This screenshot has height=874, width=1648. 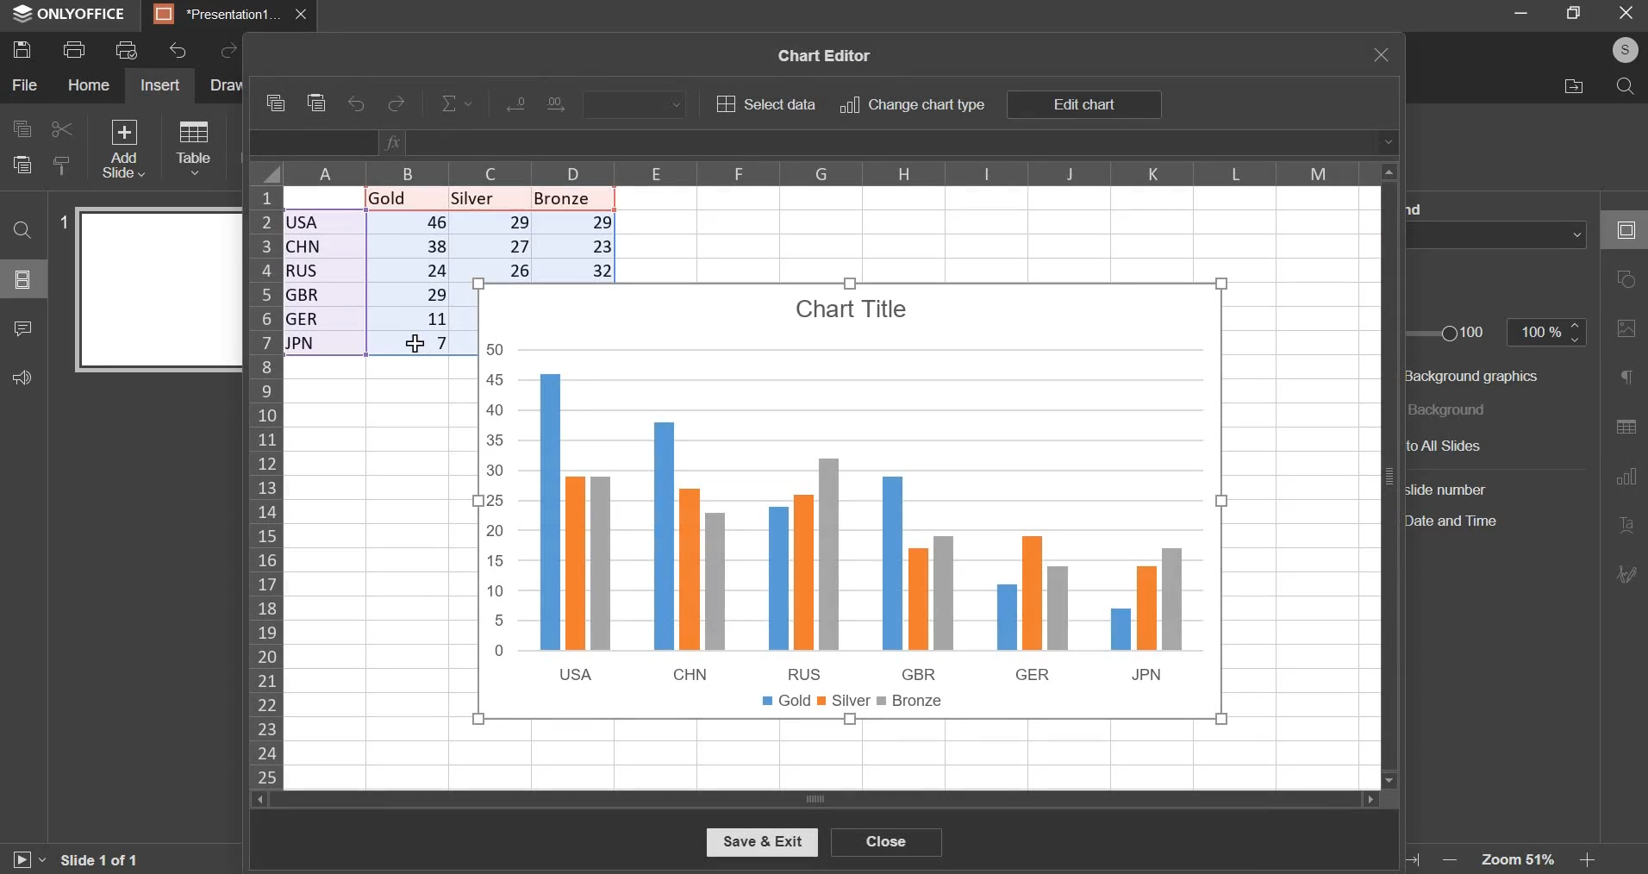 I want to click on signature, so click(x=1626, y=575).